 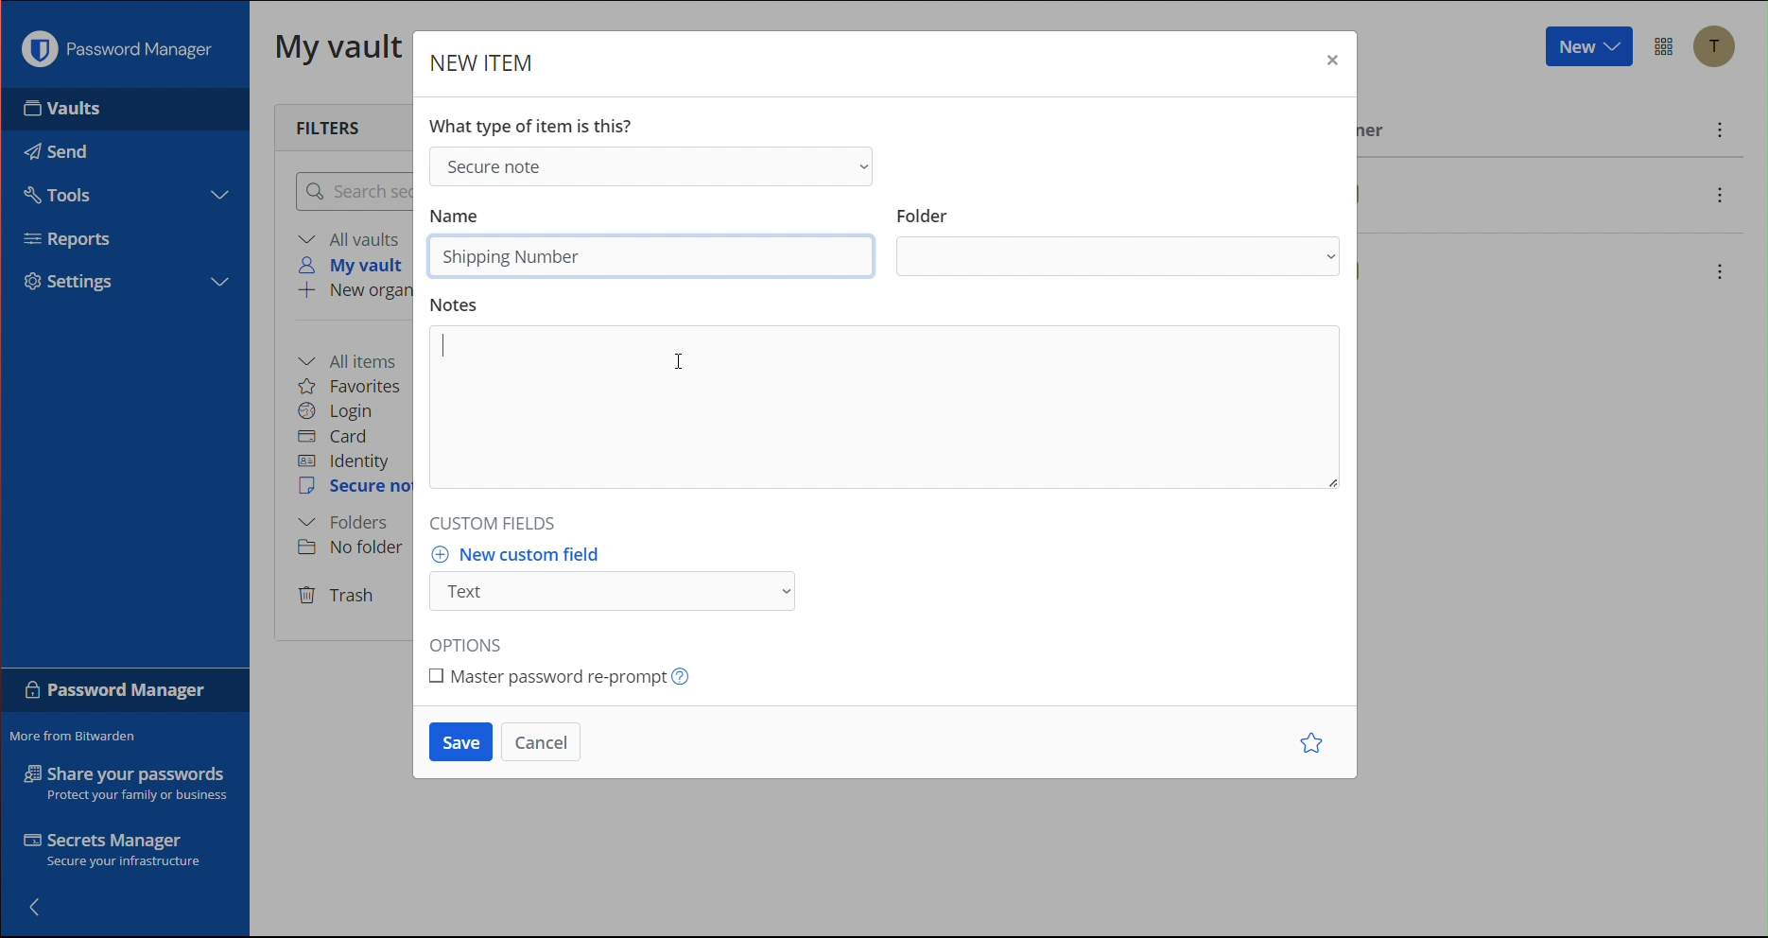 What do you see at coordinates (340, 52) in the screenshot?
I see `My vault` at bounding box center [340, 52].